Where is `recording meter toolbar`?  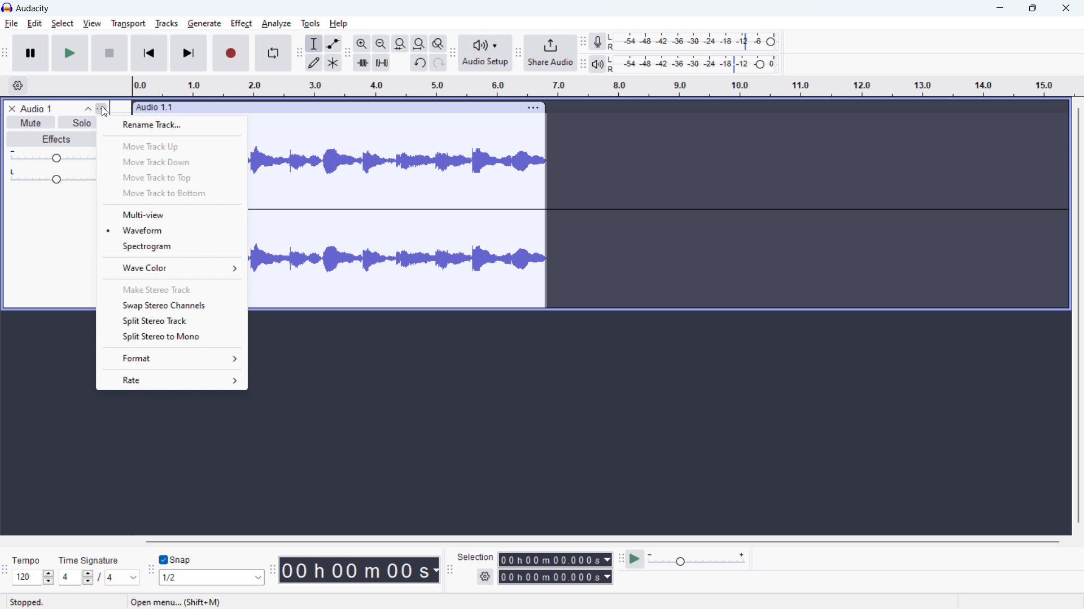
recording meter toolbar is located at coordinates (583, 41).